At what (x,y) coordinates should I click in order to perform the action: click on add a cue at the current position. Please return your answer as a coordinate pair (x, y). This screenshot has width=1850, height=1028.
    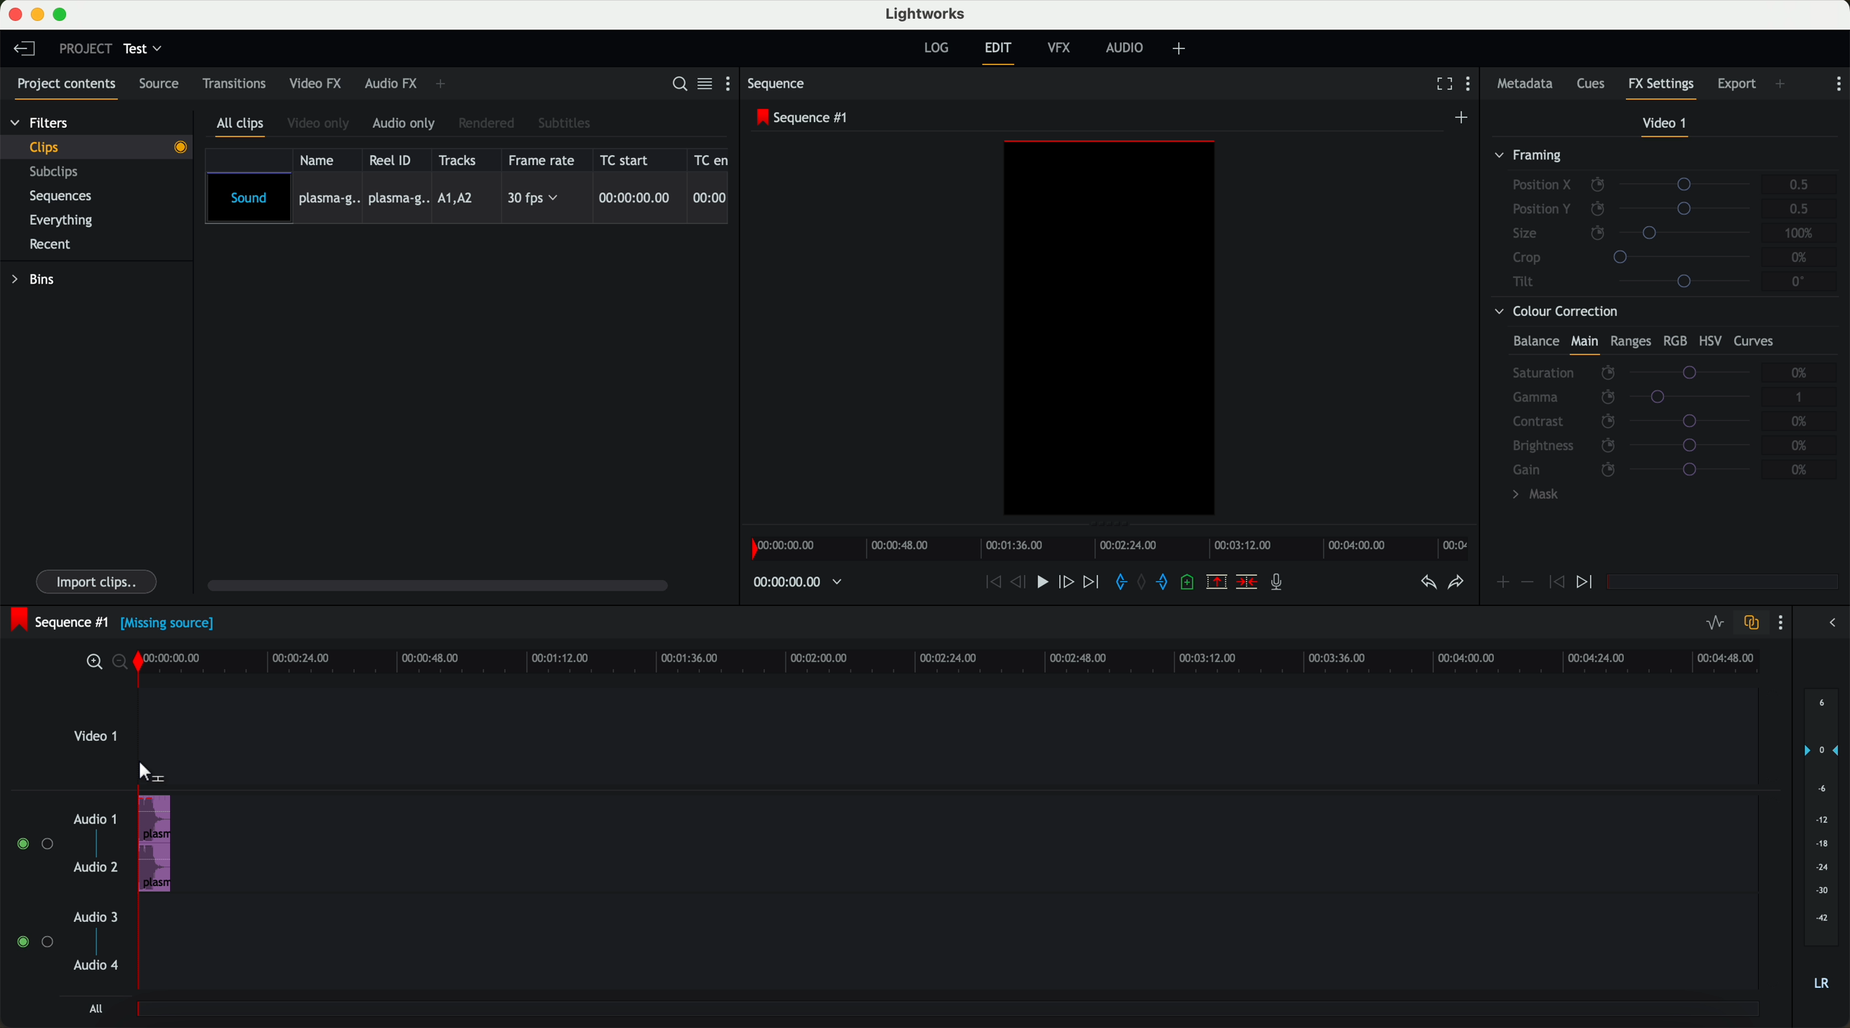
    Looking at the image, I should click on (1192, 585).